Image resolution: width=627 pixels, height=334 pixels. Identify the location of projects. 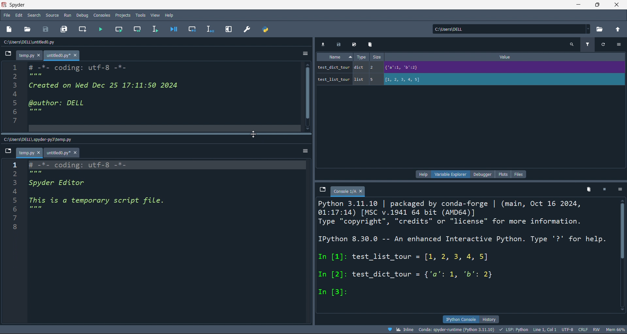
(121, 16).